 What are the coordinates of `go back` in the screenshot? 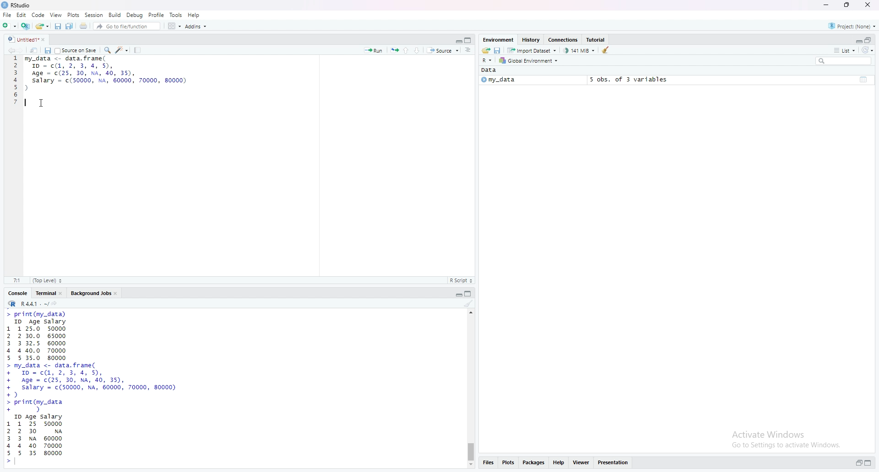 It's located at (9, 50).